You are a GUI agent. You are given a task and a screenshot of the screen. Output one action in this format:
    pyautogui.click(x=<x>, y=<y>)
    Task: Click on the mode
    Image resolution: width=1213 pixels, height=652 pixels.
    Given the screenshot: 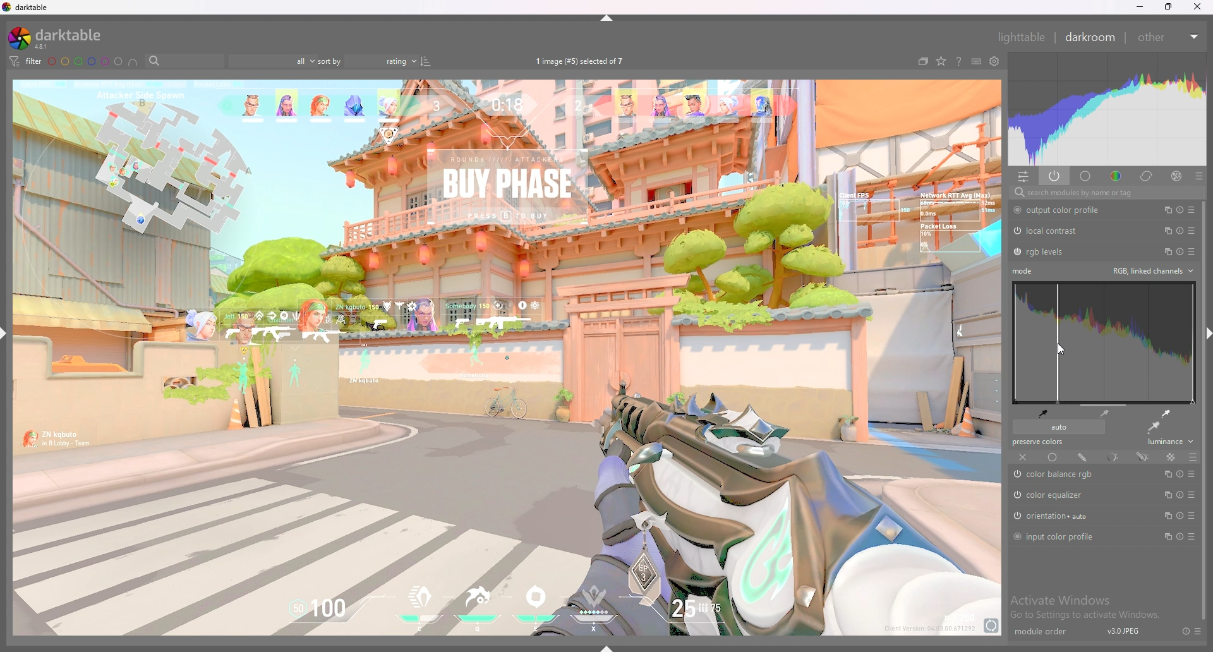 What is the action you would take?
    pyautogui.click(x=1024, y=271)
    